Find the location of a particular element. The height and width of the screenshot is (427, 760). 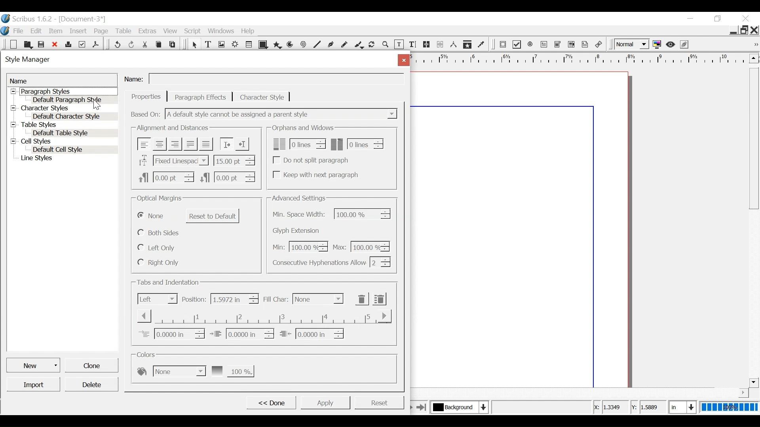

Delete all tabular is located at coordinates (379, 299).